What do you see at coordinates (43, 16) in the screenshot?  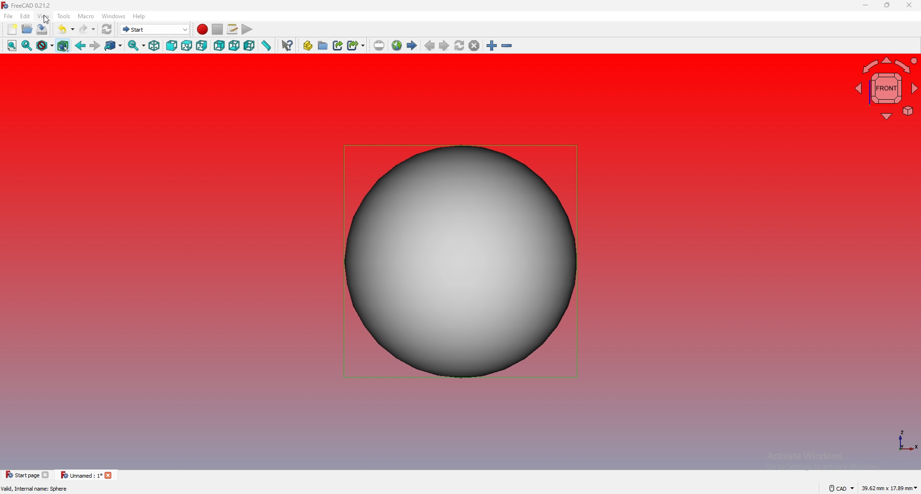 I see `view` at bounding box center [43, 16].